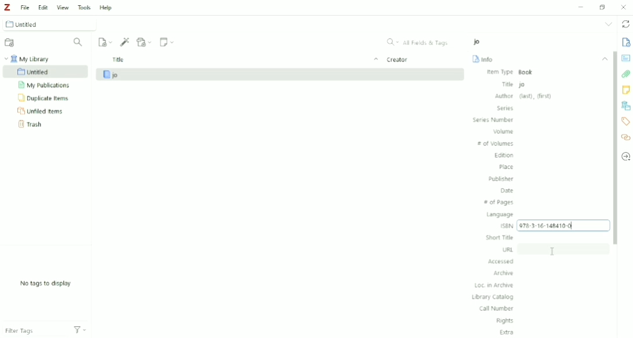 This screenshot has width=633, height=338. I want to click on # of Pages, so click(499, 202).